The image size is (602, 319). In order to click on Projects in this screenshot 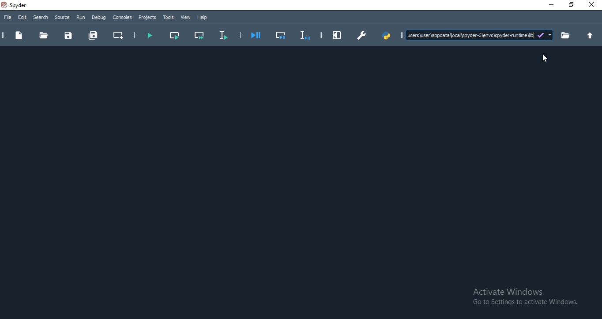, I will do `click(147, 18)`.